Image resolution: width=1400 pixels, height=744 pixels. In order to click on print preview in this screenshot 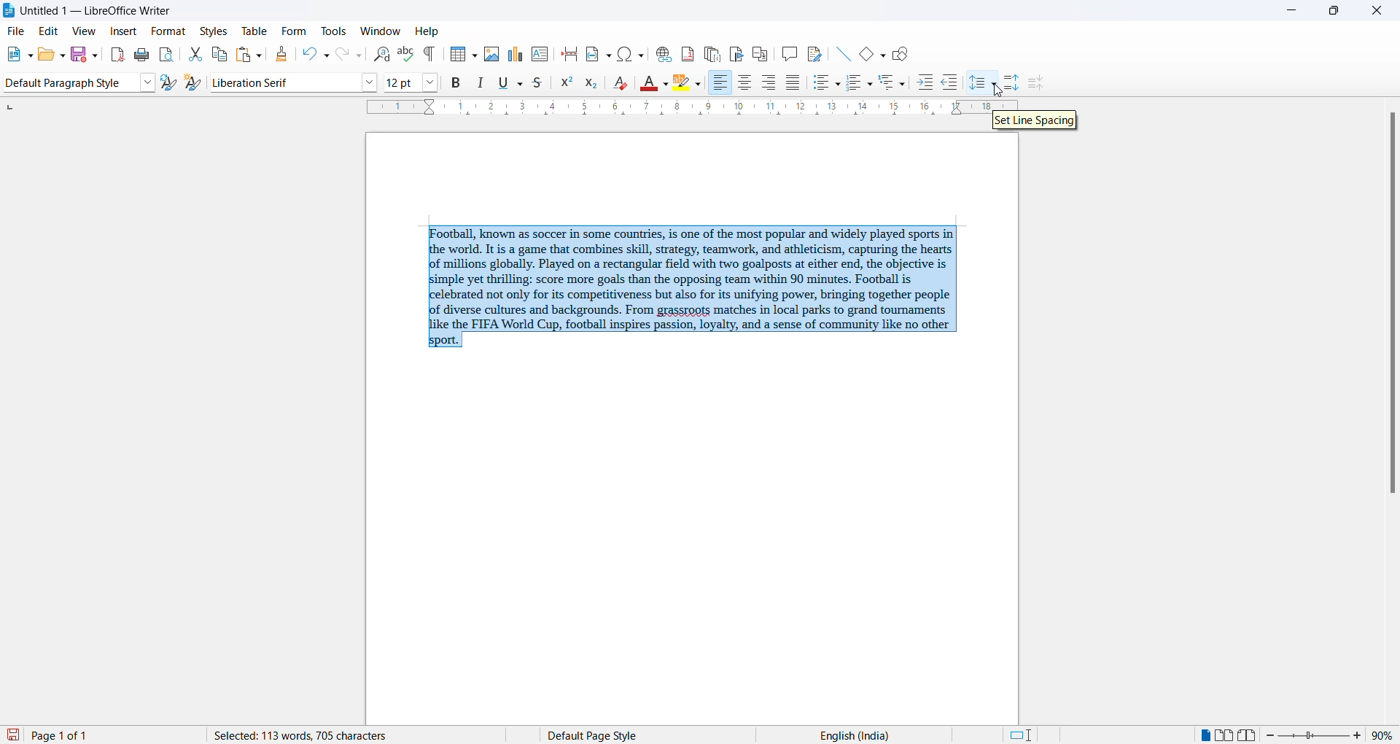, I will do `click(168, 54)`.